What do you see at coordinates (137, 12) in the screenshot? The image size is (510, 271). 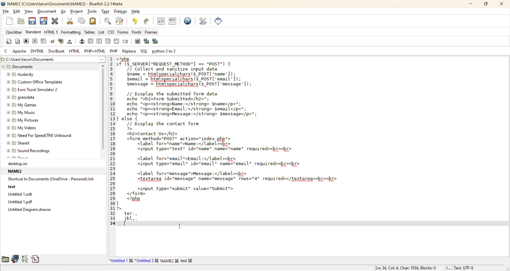 I see `help` at bounding box center [137, 12].